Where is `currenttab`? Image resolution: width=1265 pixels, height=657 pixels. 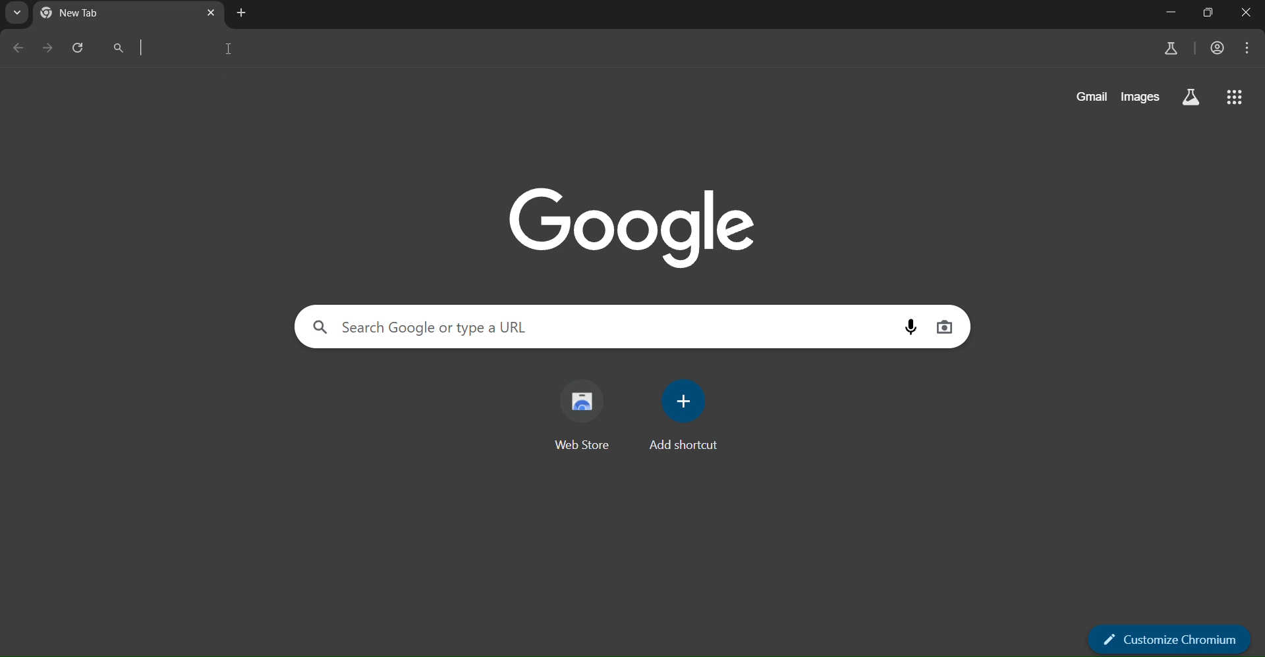
currenttab is located at coordinates (84, 13).